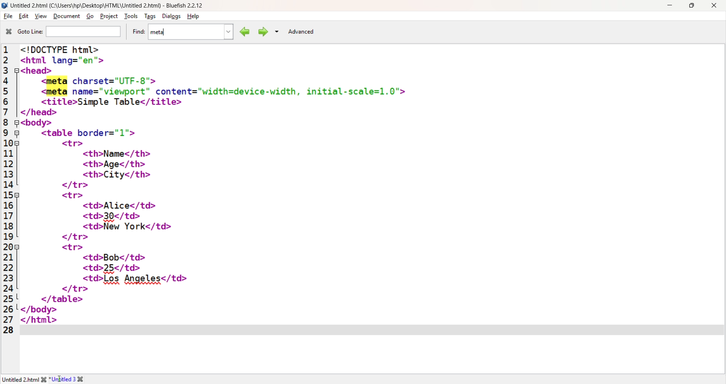 The width and height of the screenshot is (726, 384). Describe the element at coordinates (669, 5) in the screenshot. I see `Minimize` at that location.